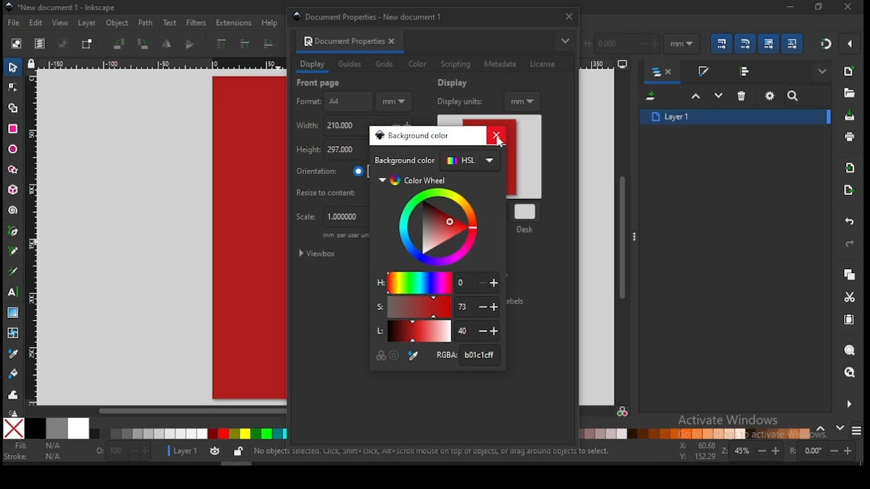  What do you see at coordinates (825, 451) in the screenshot?
I see `rotation` at bounding box center [825, 451].